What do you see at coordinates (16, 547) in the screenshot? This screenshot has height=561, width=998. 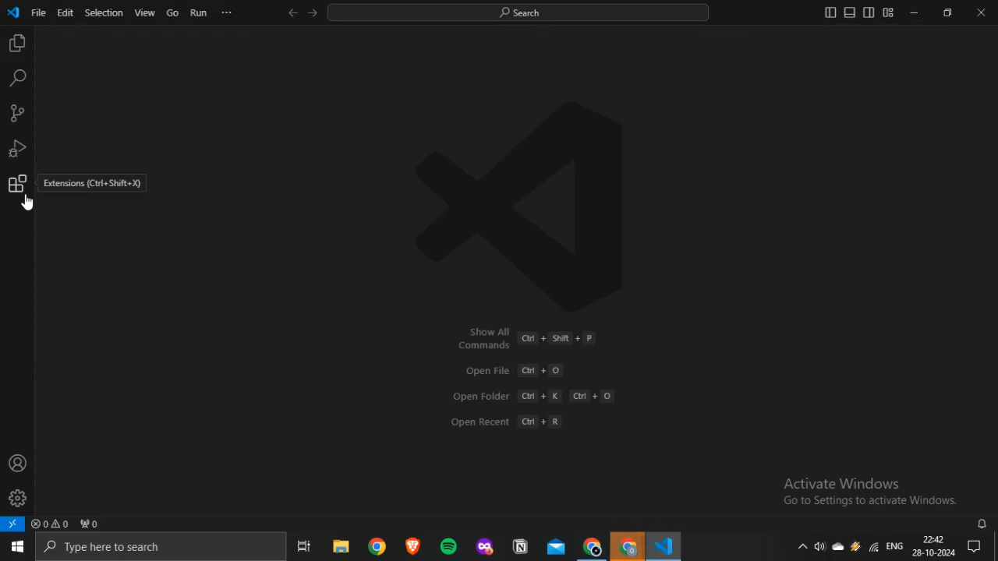 I see `start` at bounding box center [16, 547].